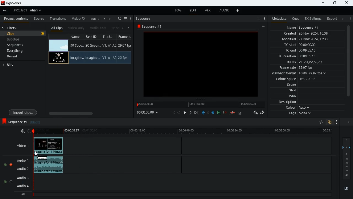 This screenshot has height=199, width=353. I want to click on tags, so click(299, 115).